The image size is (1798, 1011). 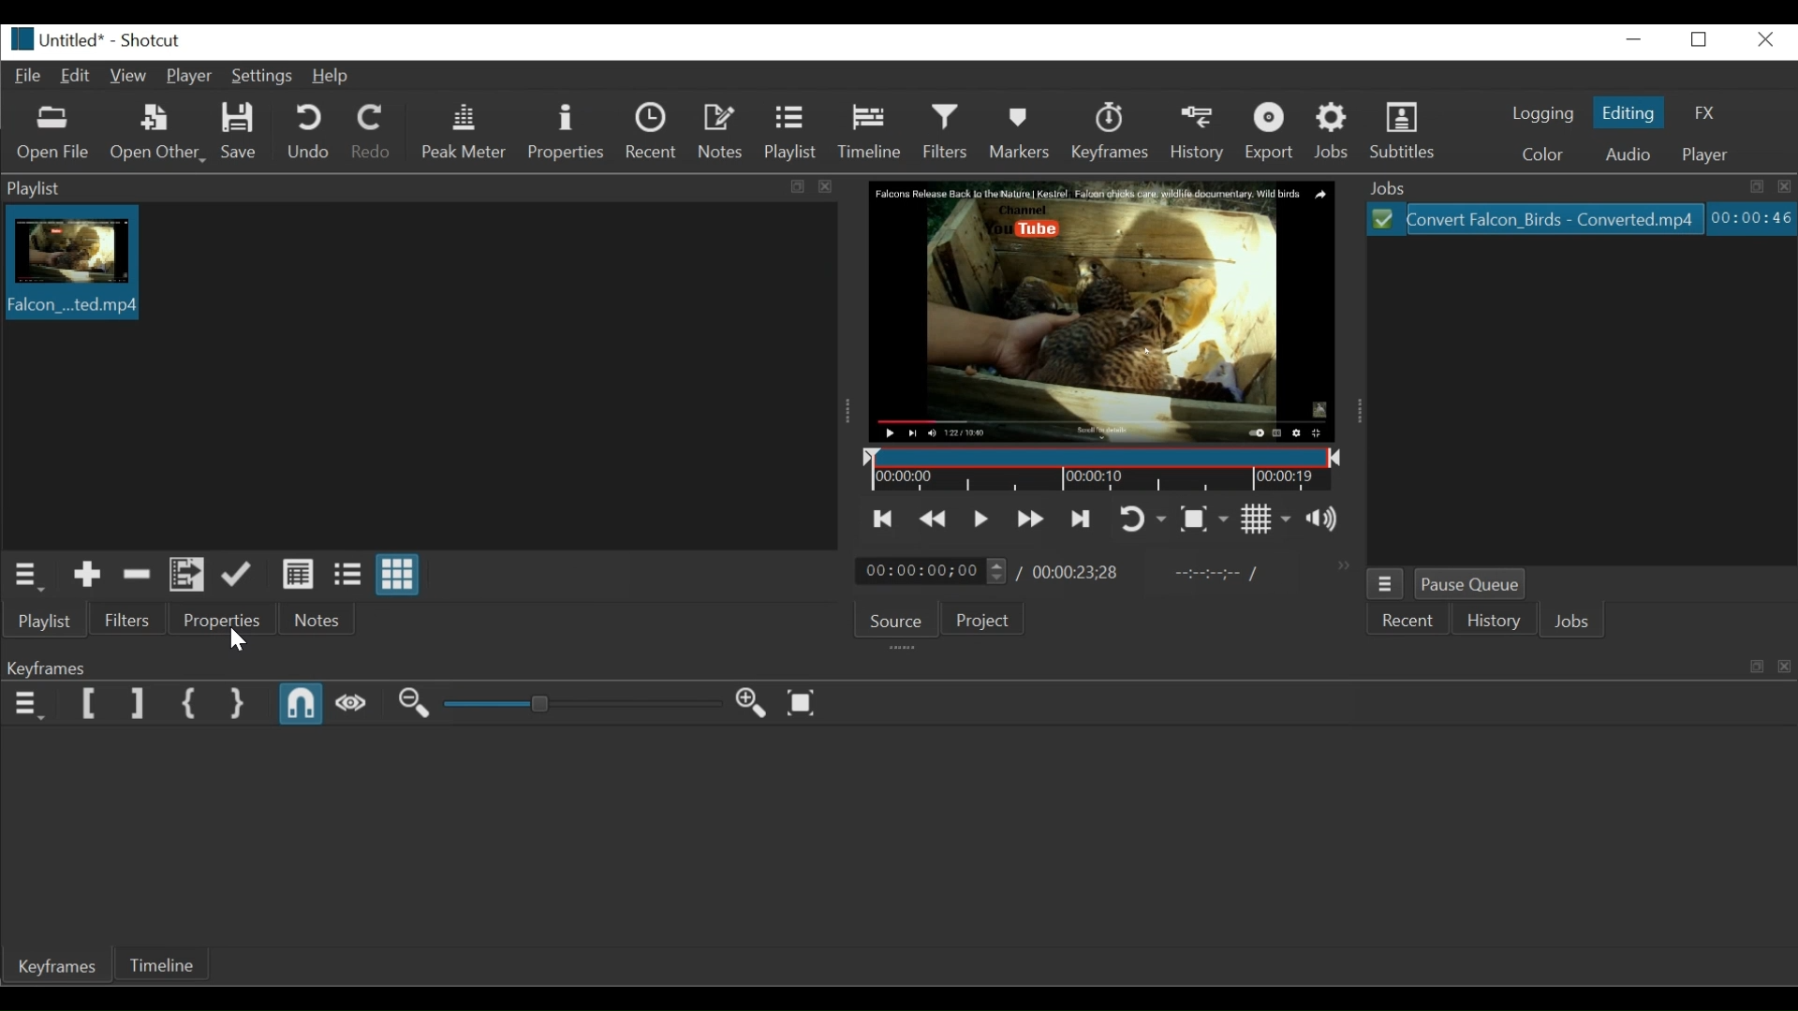 What do you see at coordinates (1266, 520) in the screenshot?
I see `Toggle grid display on the player` at bounding box center [1266, 520].